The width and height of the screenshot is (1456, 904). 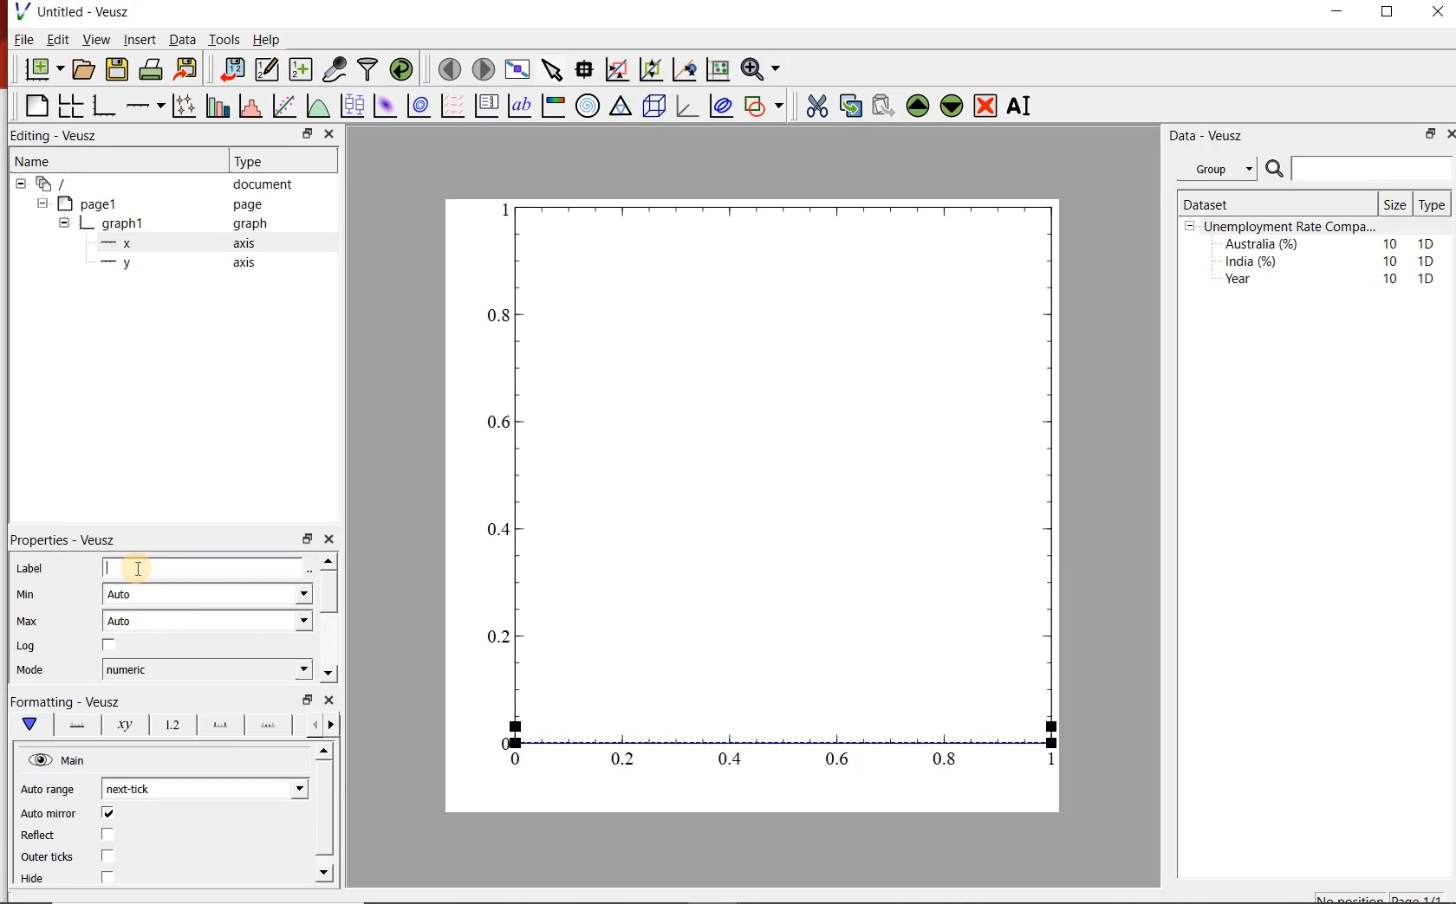 What do you see at coordinates (588, 107) in the screenshot?
I see `polar graph` at bounding box center [588, 107].